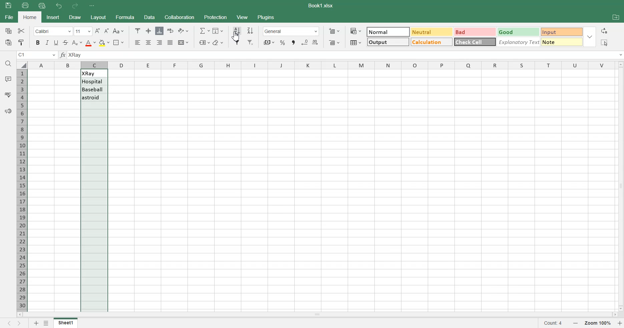 The image size is (624, 328). What do you see at coordinates (160, 31) in the screenshot?
I see `Align Bottom` at bounding box center [160, 31].